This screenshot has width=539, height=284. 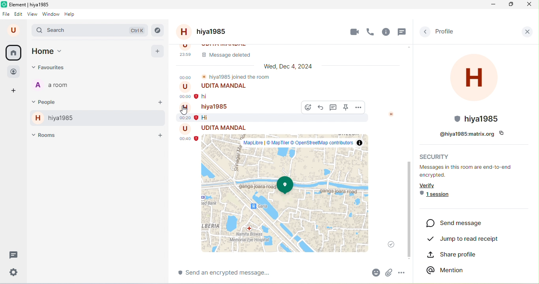 What do you see at coordinates (183, 111) in the screenshot?
I see `cursor` at bounding box center [183, 111].